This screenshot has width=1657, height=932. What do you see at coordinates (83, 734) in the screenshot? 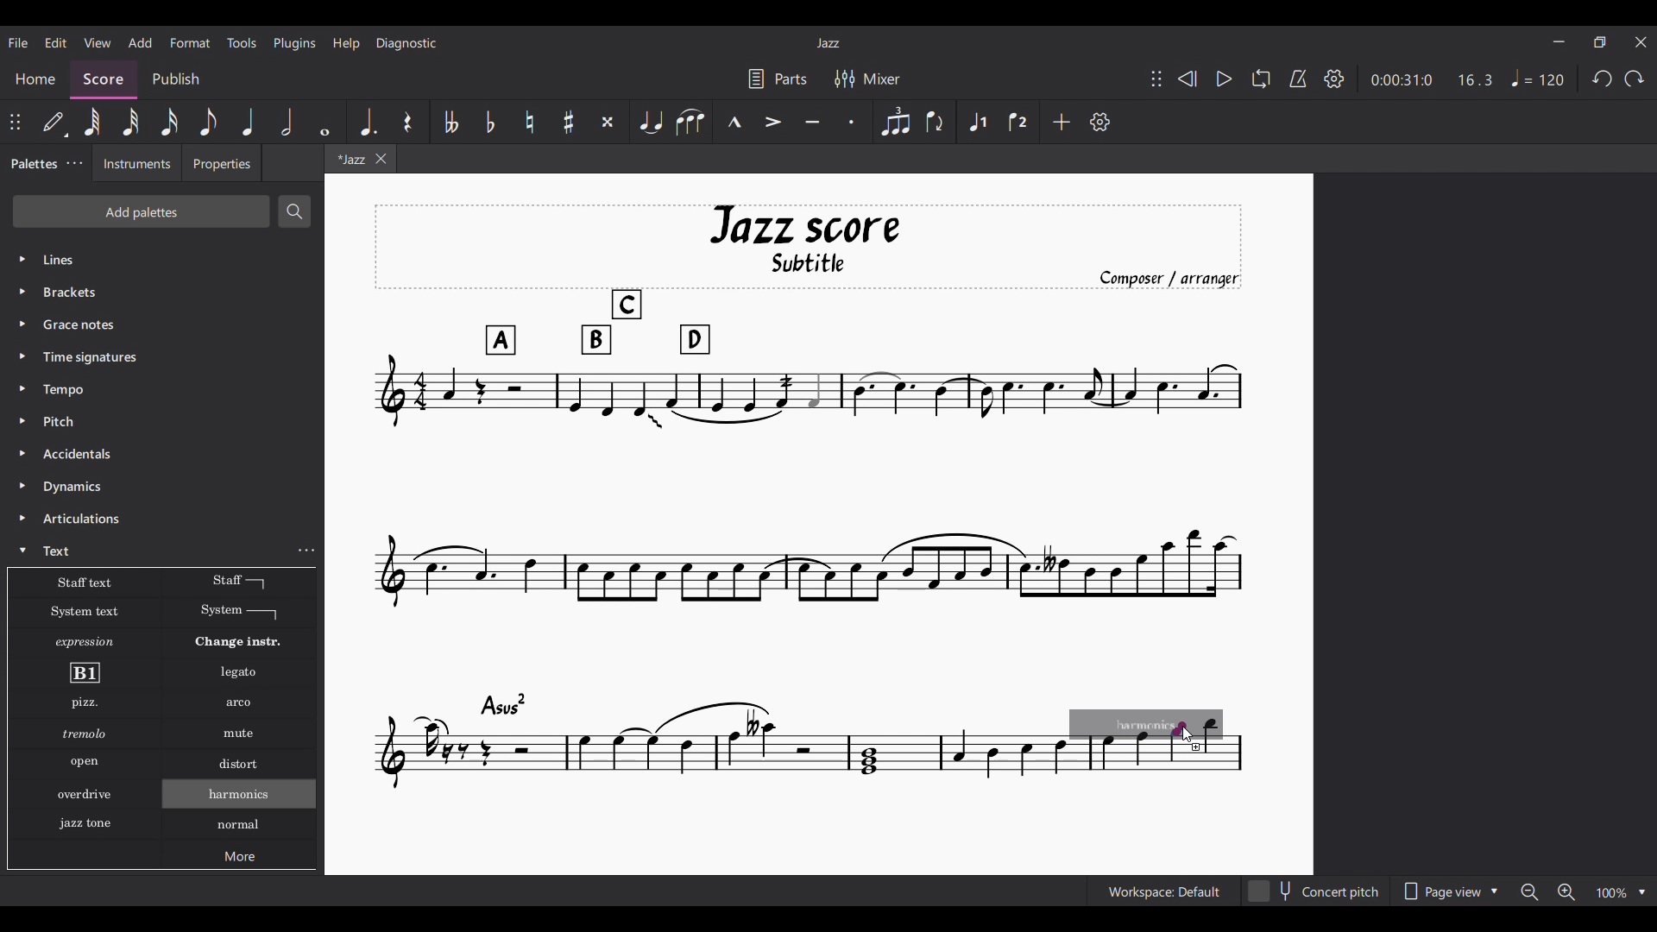
I see `` at bounding box center [83, 734].